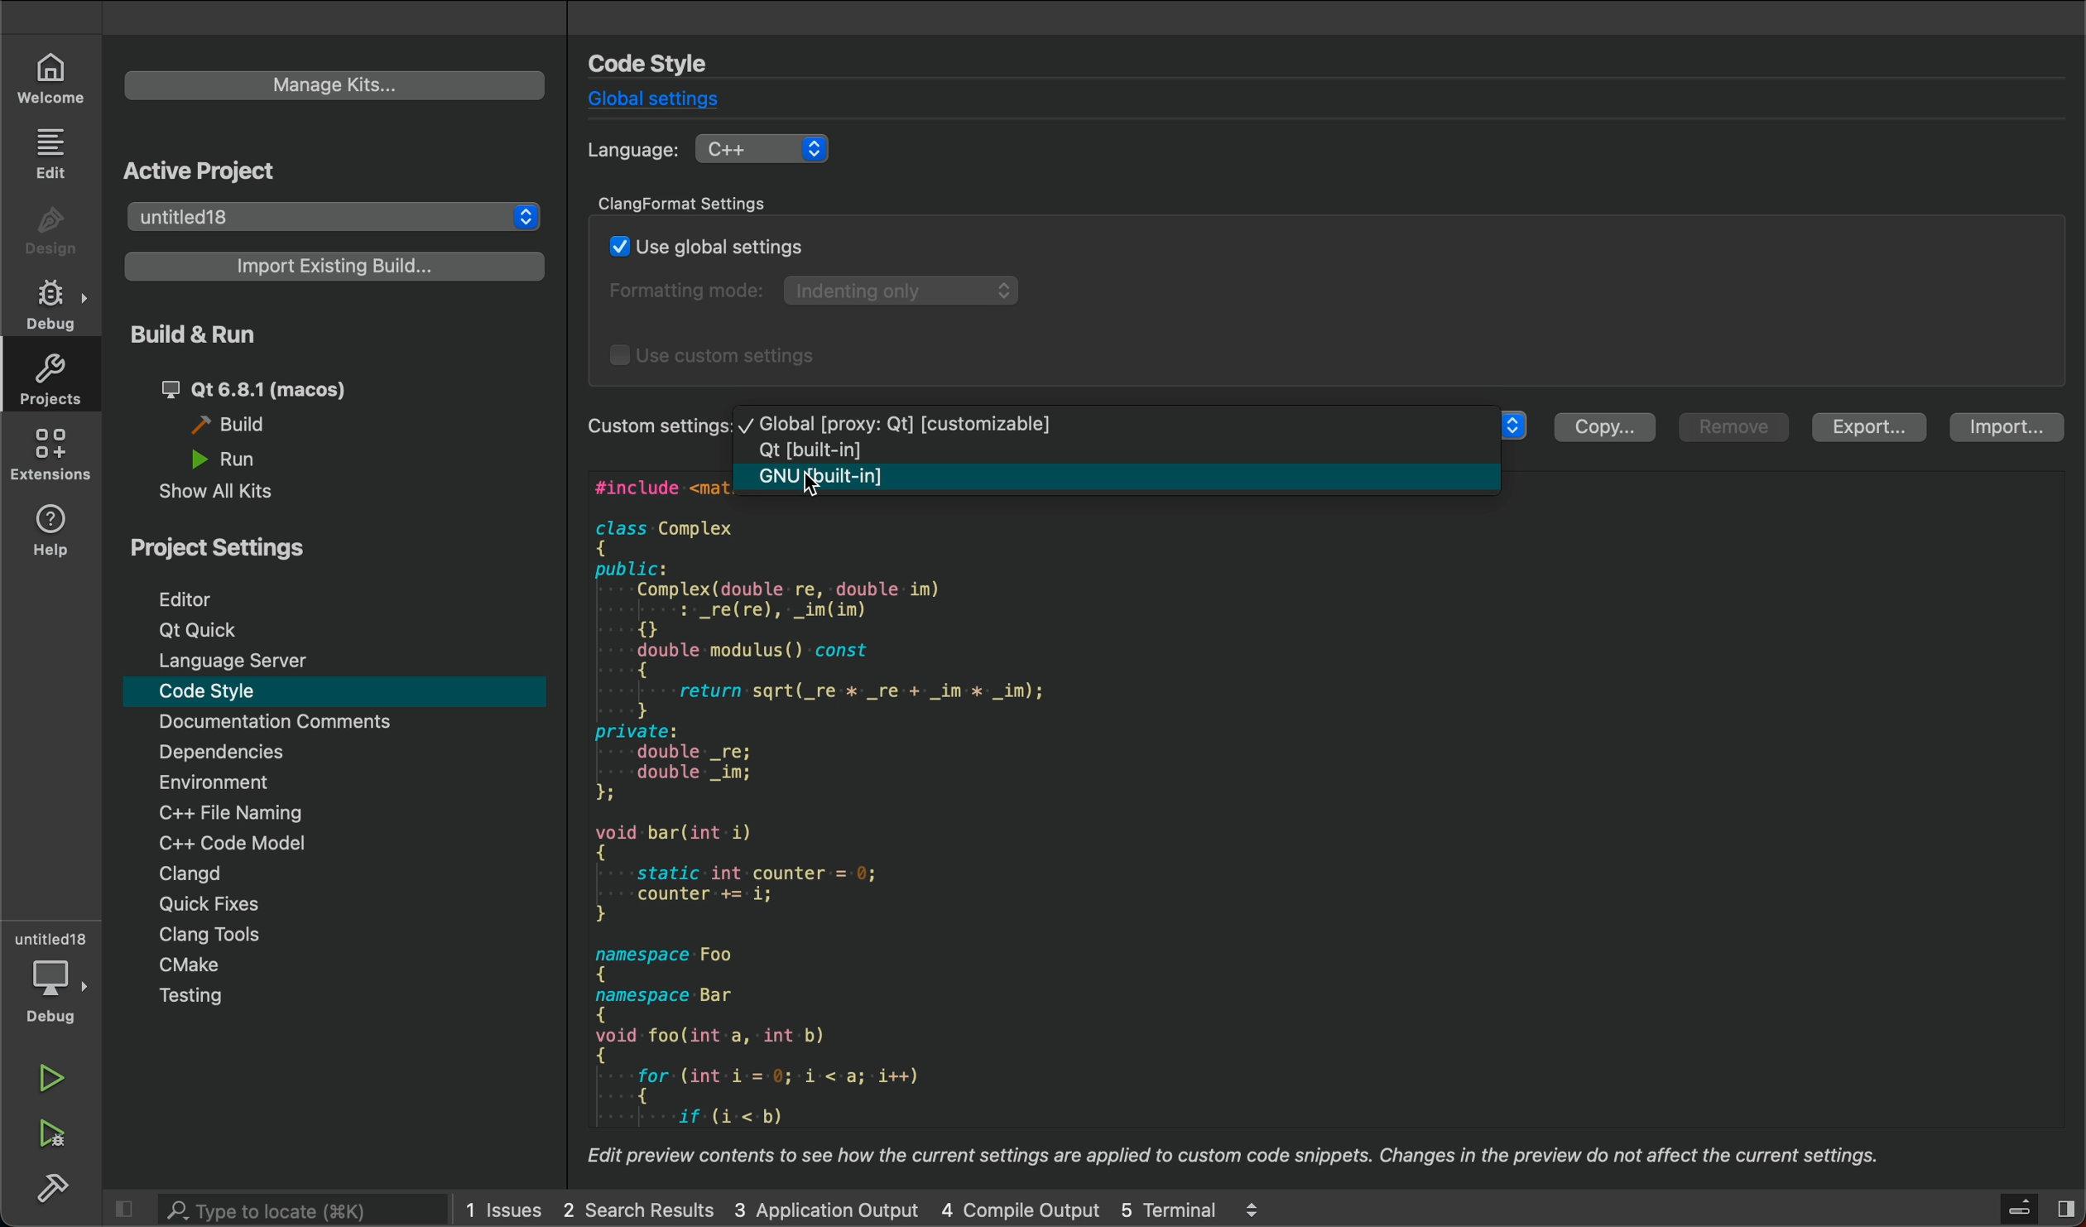 The width and height of the screenshot is (2086, 1227). I want to click on code style, so click(332, 690).